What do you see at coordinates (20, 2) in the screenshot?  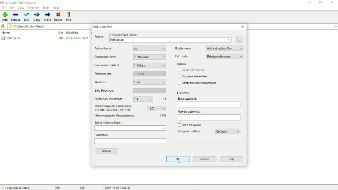 I see `Location` at bounding box center [20, 2].